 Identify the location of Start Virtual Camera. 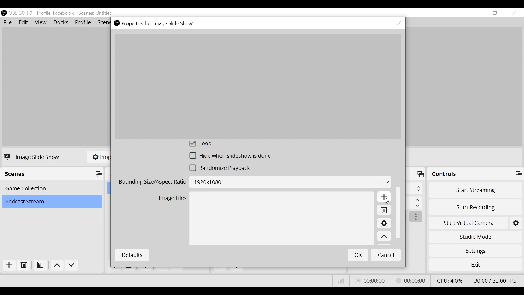
(475, 222).